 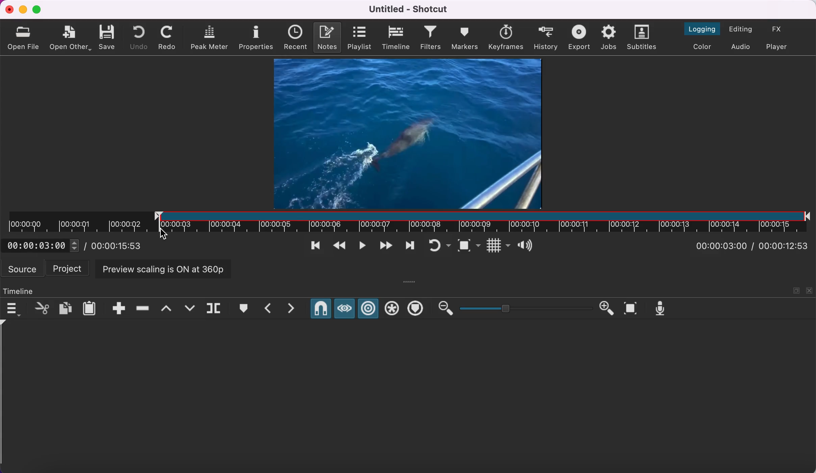 What do you see at coordinates (71, 38) in the screenshot?
I see `open other` at bounding box center [71, 38].